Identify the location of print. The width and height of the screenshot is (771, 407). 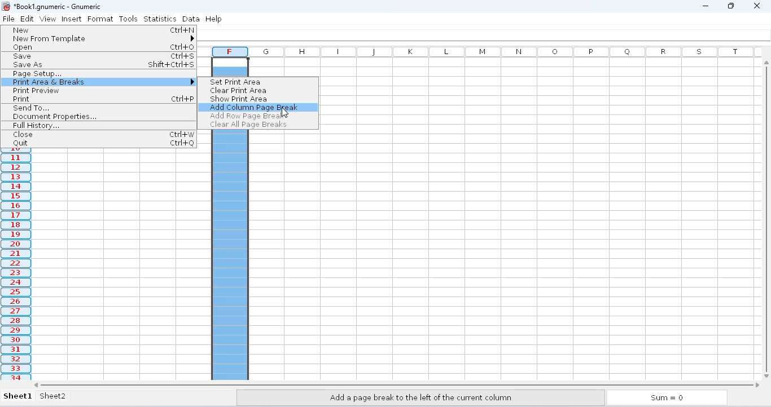
(22, 99).